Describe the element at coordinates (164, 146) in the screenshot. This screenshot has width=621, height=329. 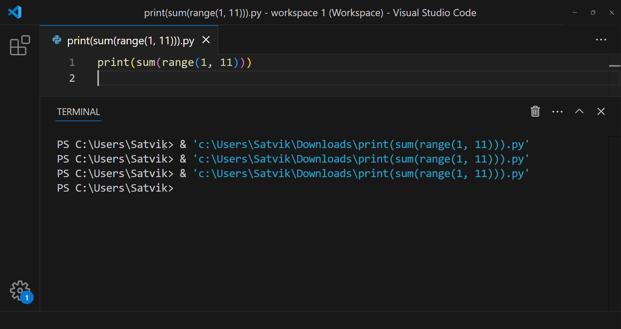
I see `cursor` at that location.